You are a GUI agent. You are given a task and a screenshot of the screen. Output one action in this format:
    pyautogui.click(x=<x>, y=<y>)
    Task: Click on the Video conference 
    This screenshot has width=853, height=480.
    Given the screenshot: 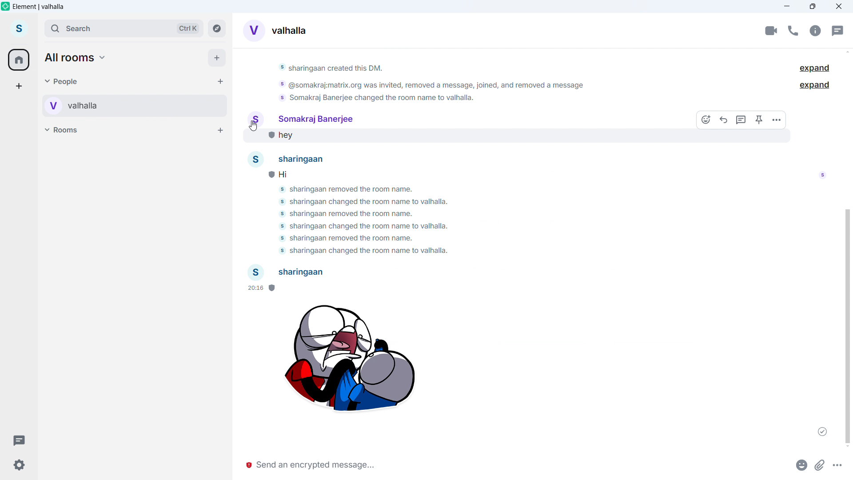 What is the action you would take?
    pyautogui.click(x=771, y=31)
    